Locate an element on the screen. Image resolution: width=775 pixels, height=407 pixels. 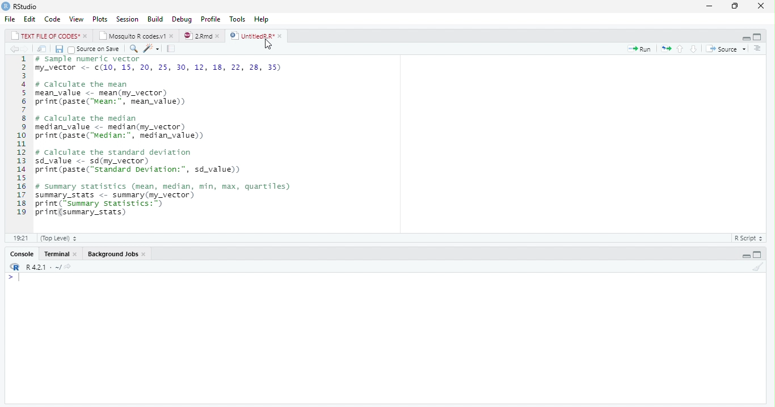
build is located at coordinates (155, 20).